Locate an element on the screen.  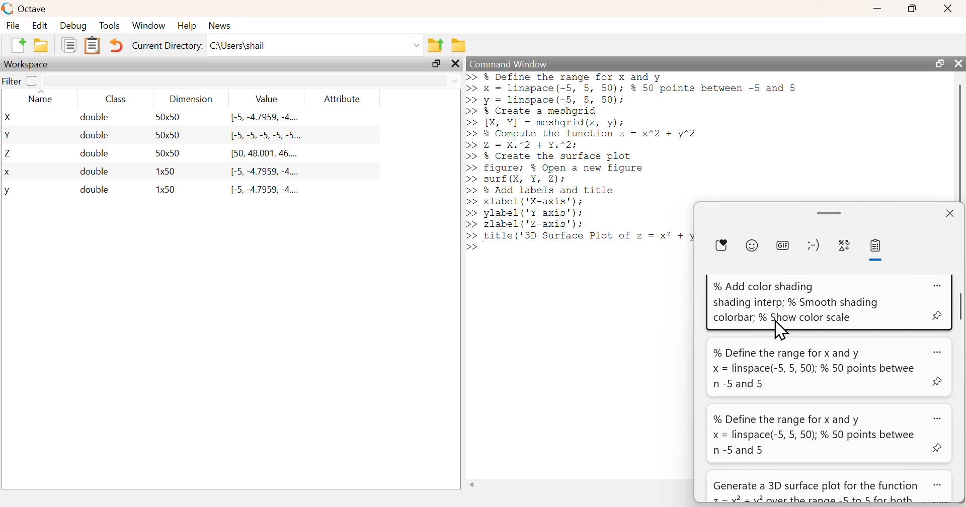
Attribute is located at coordinates (343, 99).